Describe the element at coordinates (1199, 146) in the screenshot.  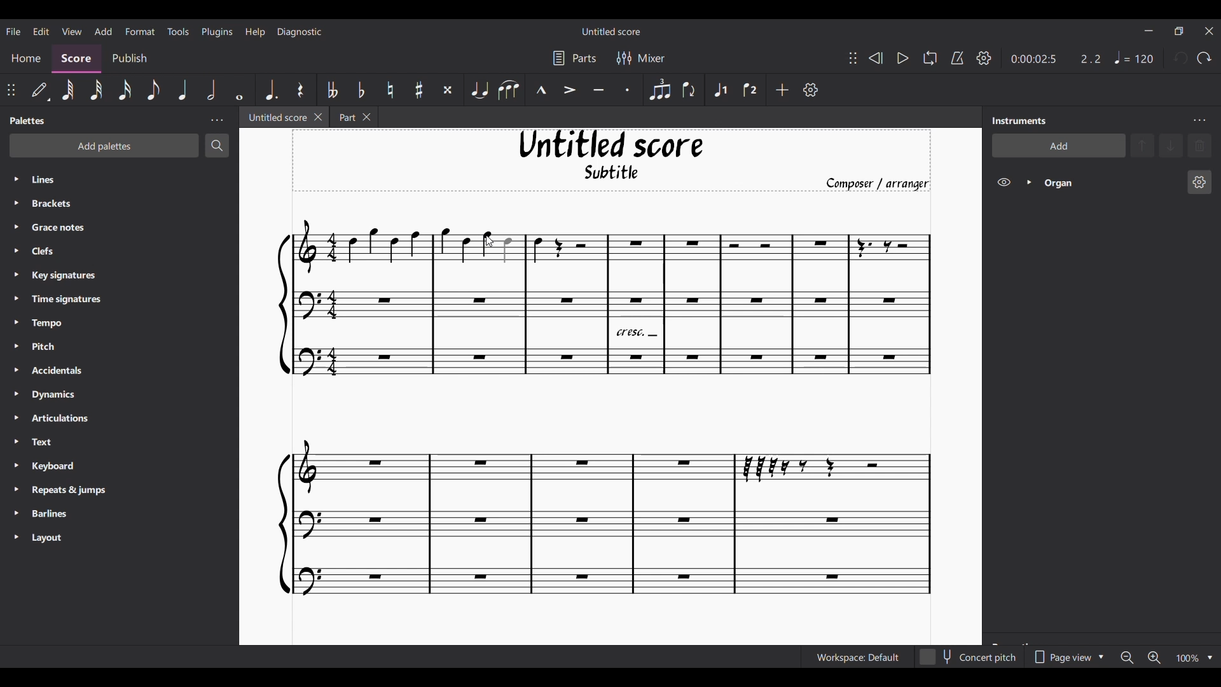
I see `Delete` at that location.